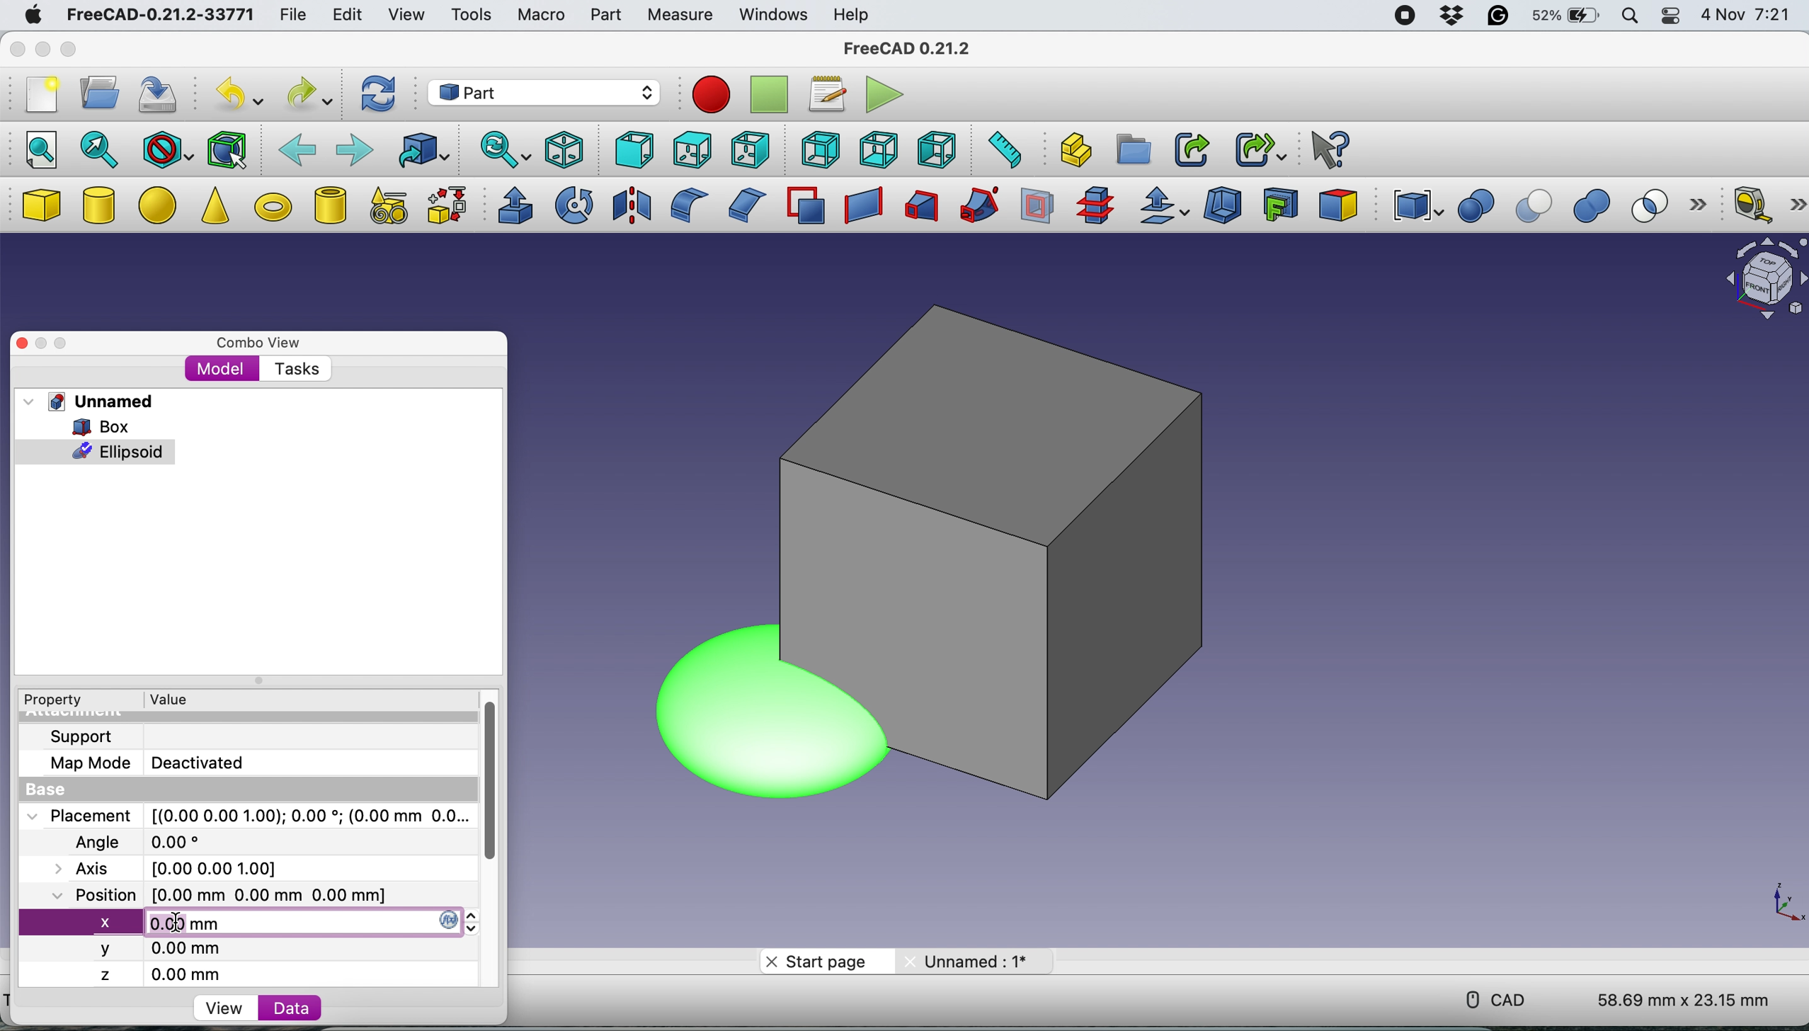  Describe the element at coordinates (294, 16) in the screenshot. I see `file` at that location.